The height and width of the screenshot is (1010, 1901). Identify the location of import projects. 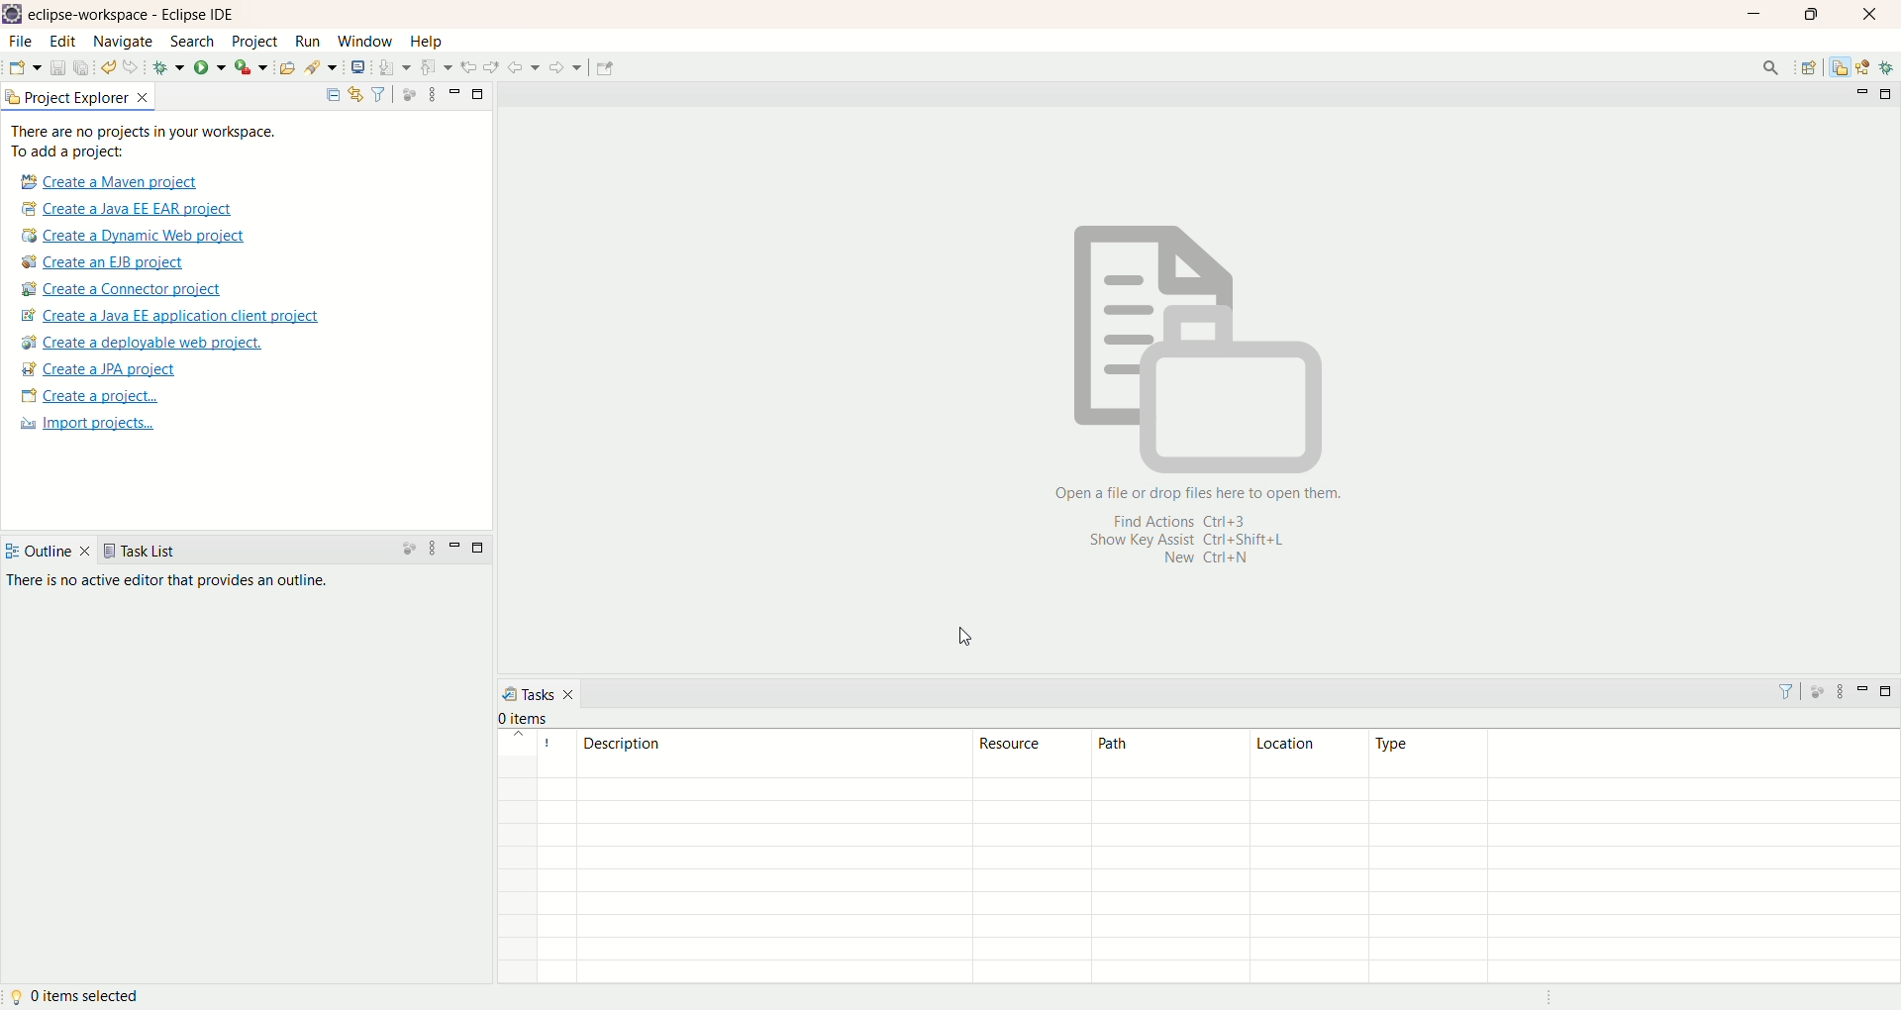
(90, 425).